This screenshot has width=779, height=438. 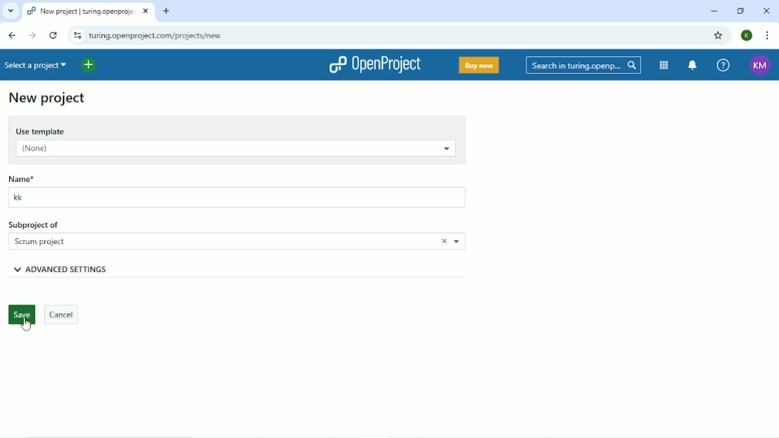 I want to click on Cursor, so click(x=26, y=323).